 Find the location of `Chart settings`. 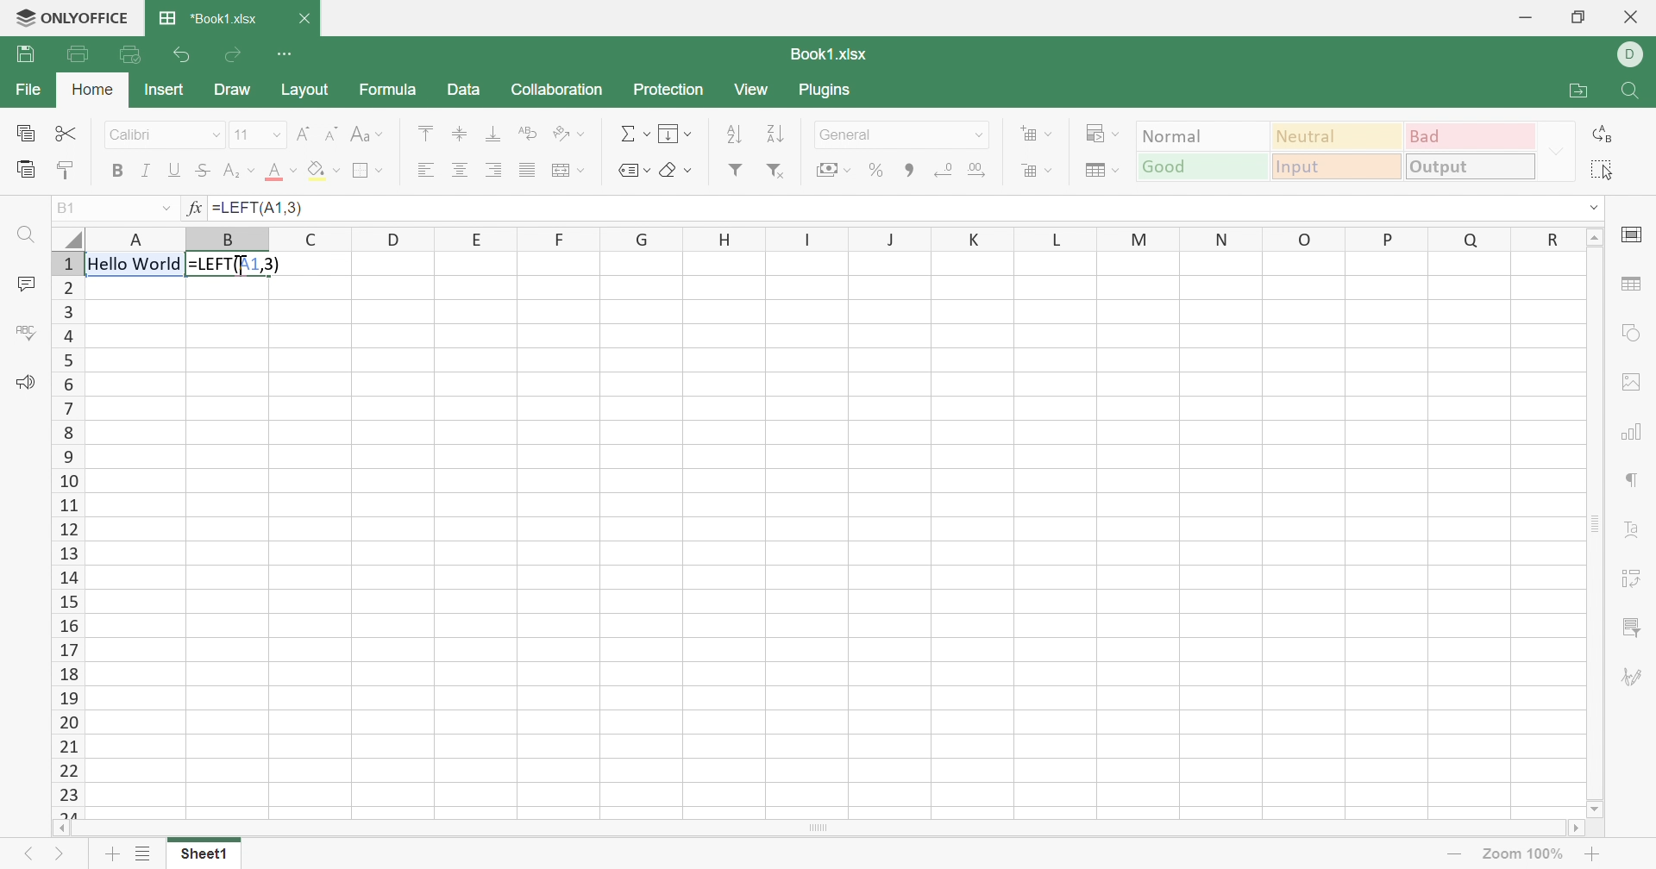

Chart settings is located at coordinates (1630, 435).